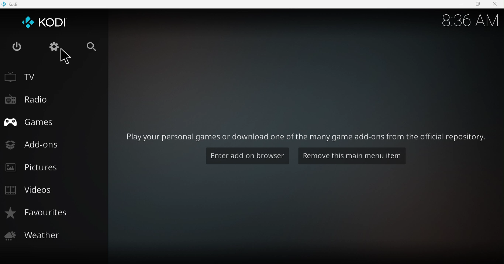 The width and height of the screenshot is (504, 264). What do you see at coordinates (458, 4) in the screenshot?
I see `Minimize` at bounding box center [458, 4].